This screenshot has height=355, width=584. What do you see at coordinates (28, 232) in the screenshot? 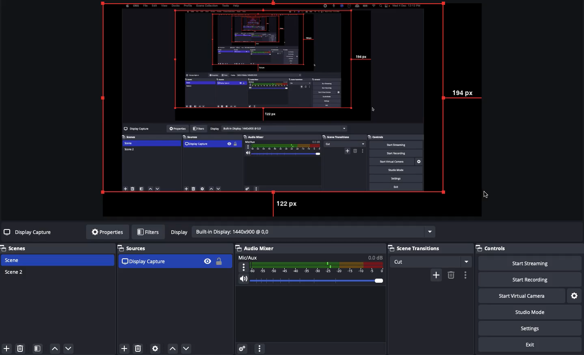
I see `No sources selected` at bounding box center [28, 232].